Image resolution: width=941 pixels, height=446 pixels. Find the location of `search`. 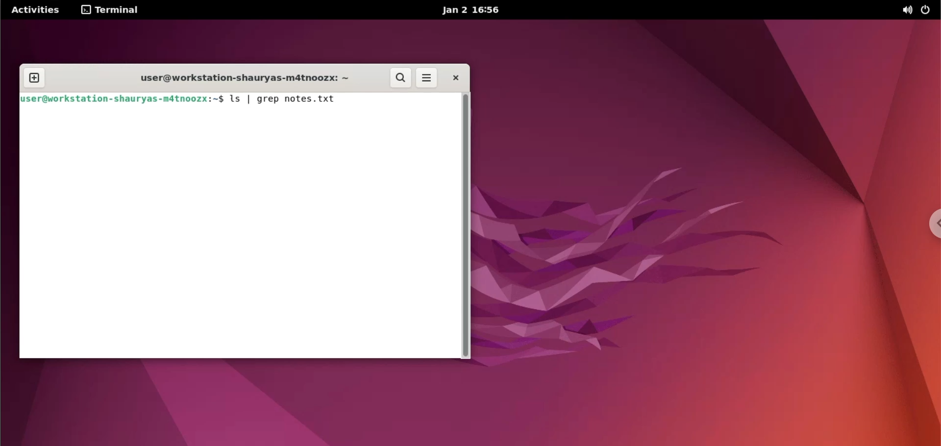

search is located at coordinates (398, 77).